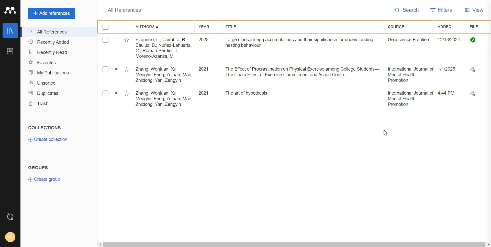 Image resolution: width=491 pixels, height=247 pixels. I want to click on Account, so click(10, 237).